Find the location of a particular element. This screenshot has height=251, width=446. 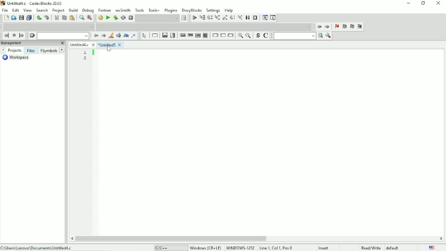

Replace is located at coordinates (89, 18).